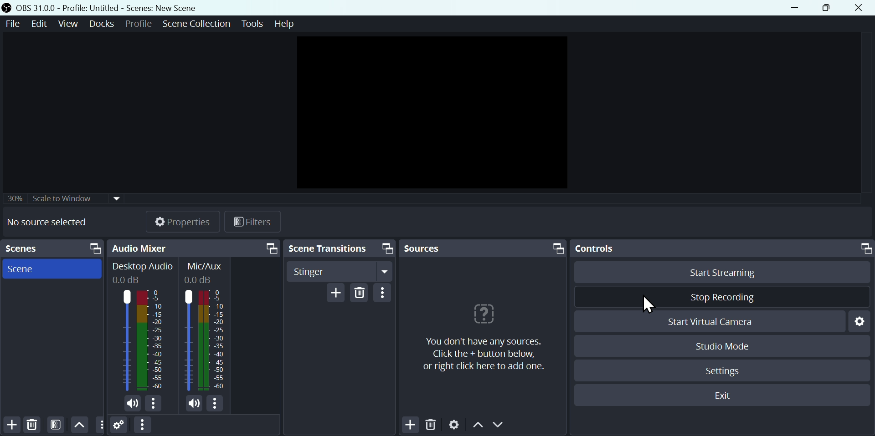 This screenshot has height=436, width=875. I want to click on Tools, so click(252, 24).